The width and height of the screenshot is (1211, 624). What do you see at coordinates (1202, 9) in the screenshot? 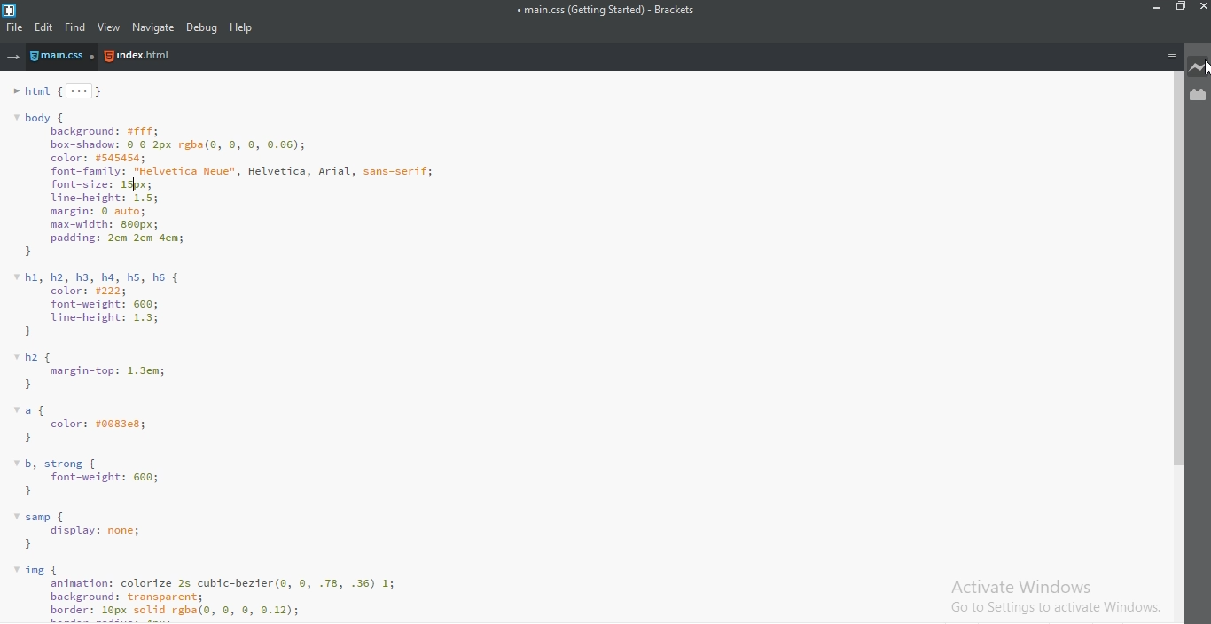
I see `close` at bounding box center [1202, 9].